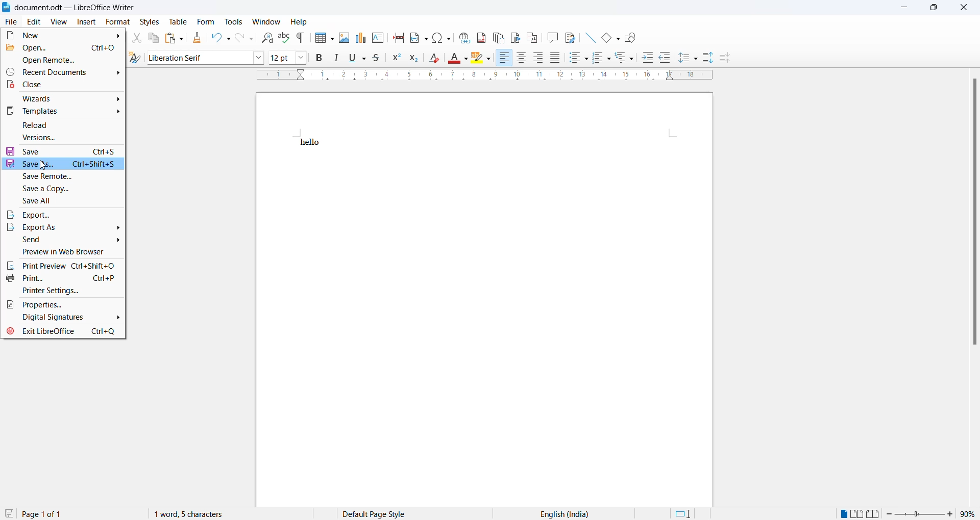 The height and width of the screenshot is (520, 980). Describe the element at coordinates (58, 22) in the screenshot. I see `View` at that location.